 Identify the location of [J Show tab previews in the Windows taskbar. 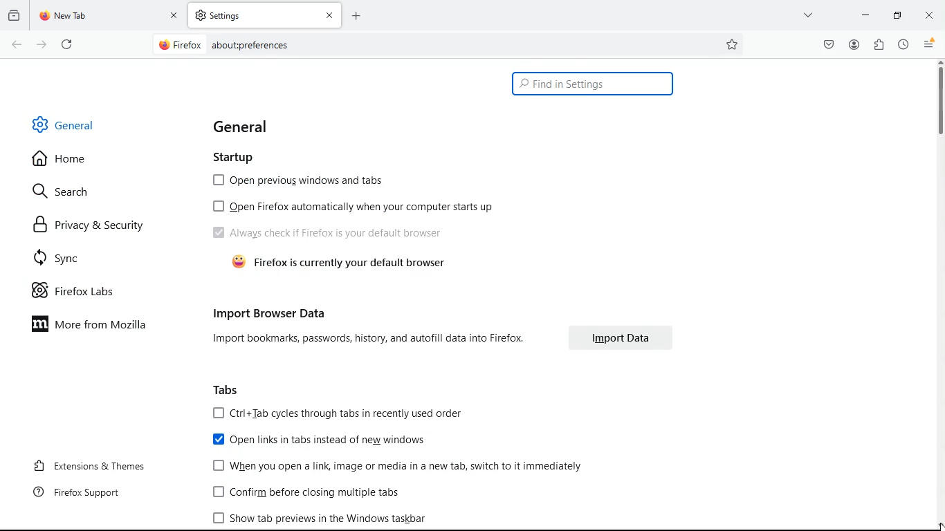
(316, 518).